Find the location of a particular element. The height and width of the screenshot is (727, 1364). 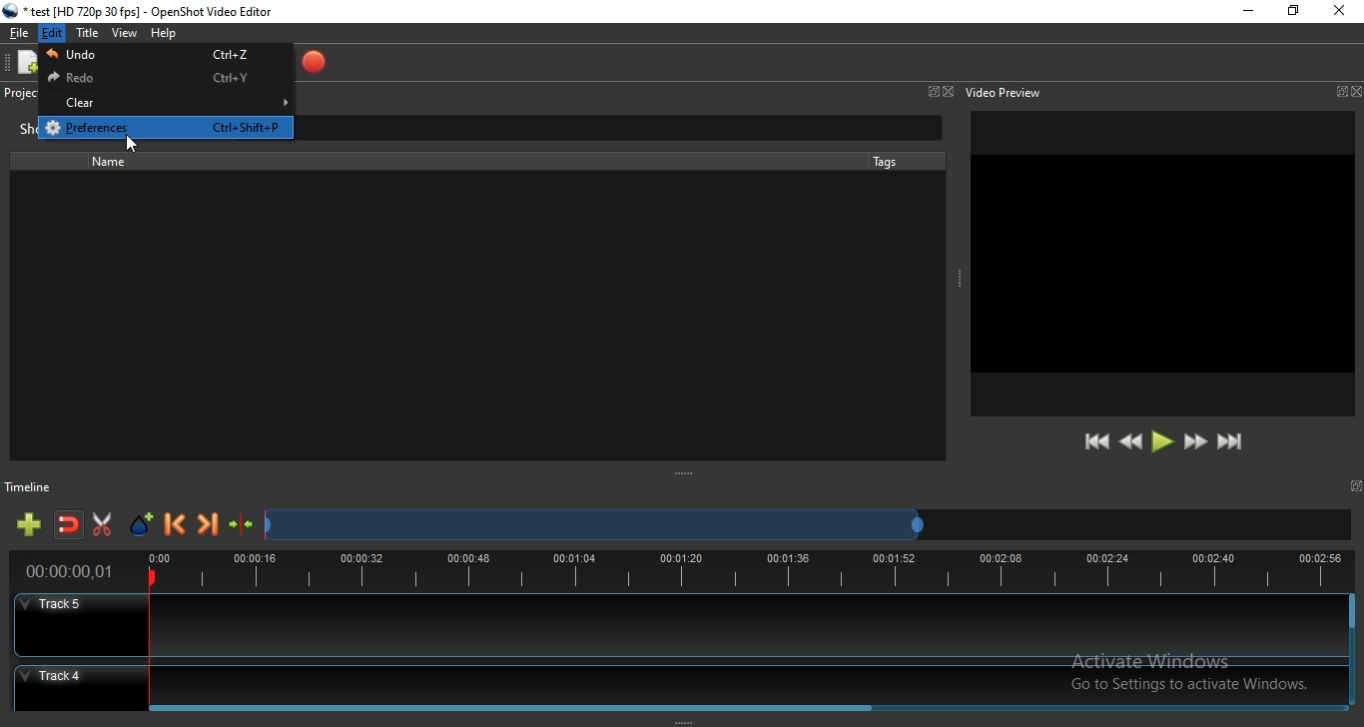

Edit  is located at coordinates (53, 35).